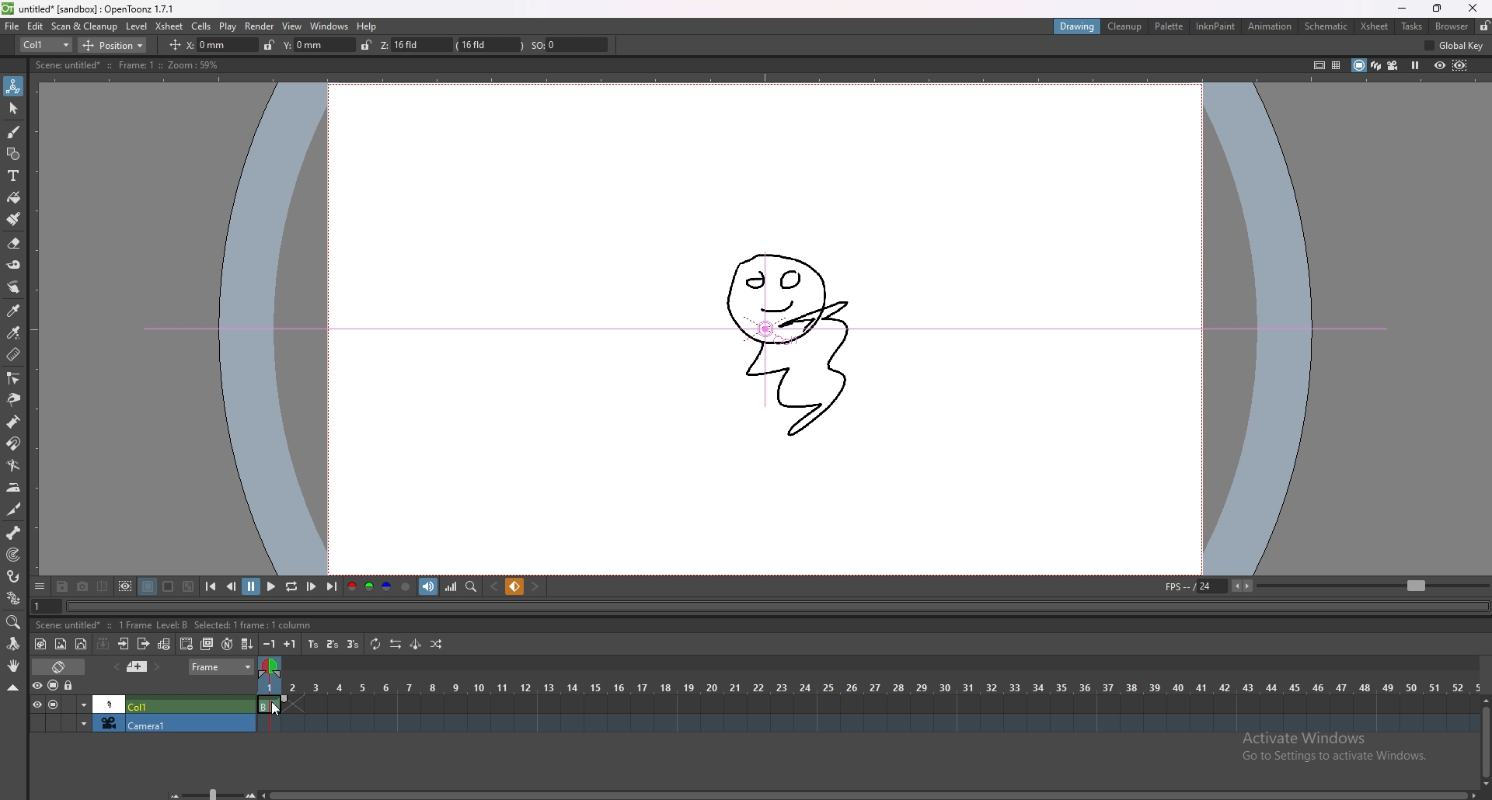 The width and height of the screenshot is (1492, 800). Describe the element at coordinates (168, 586) in the screenshot. I see `white background` at that location.